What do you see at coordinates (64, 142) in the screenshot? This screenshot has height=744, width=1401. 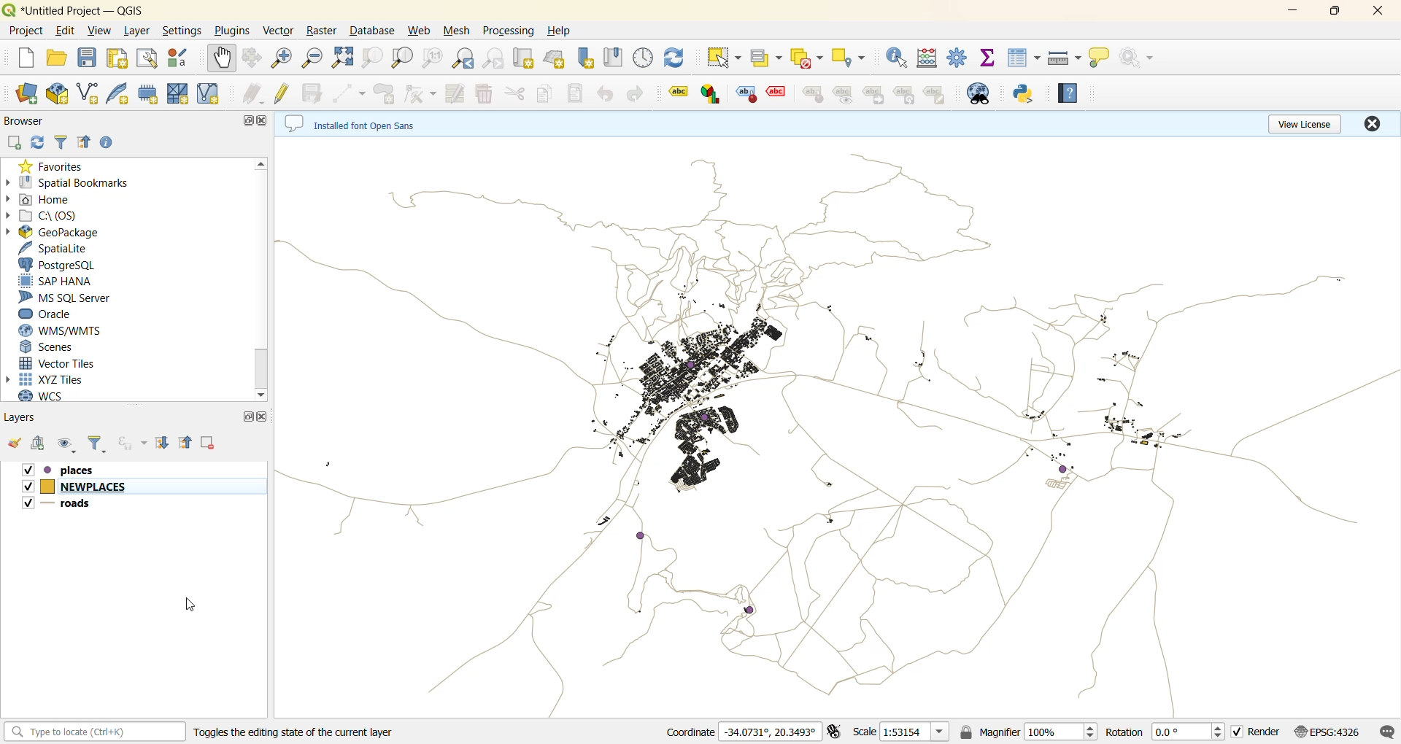 I see `filter` at bounding box center [64, 142].